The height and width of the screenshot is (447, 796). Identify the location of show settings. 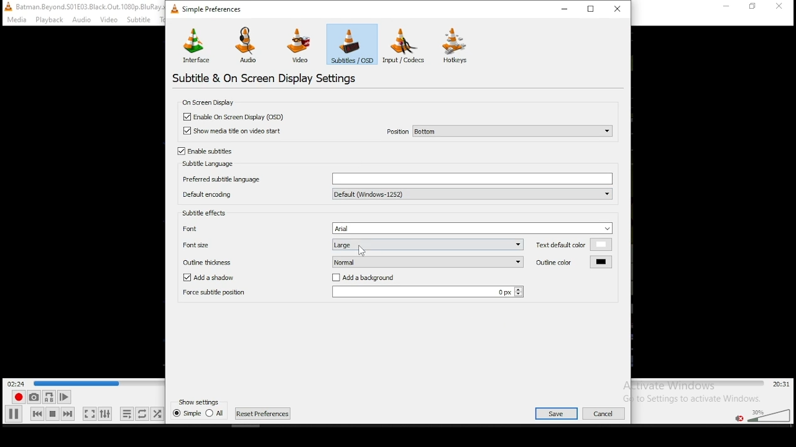
(200, 402).